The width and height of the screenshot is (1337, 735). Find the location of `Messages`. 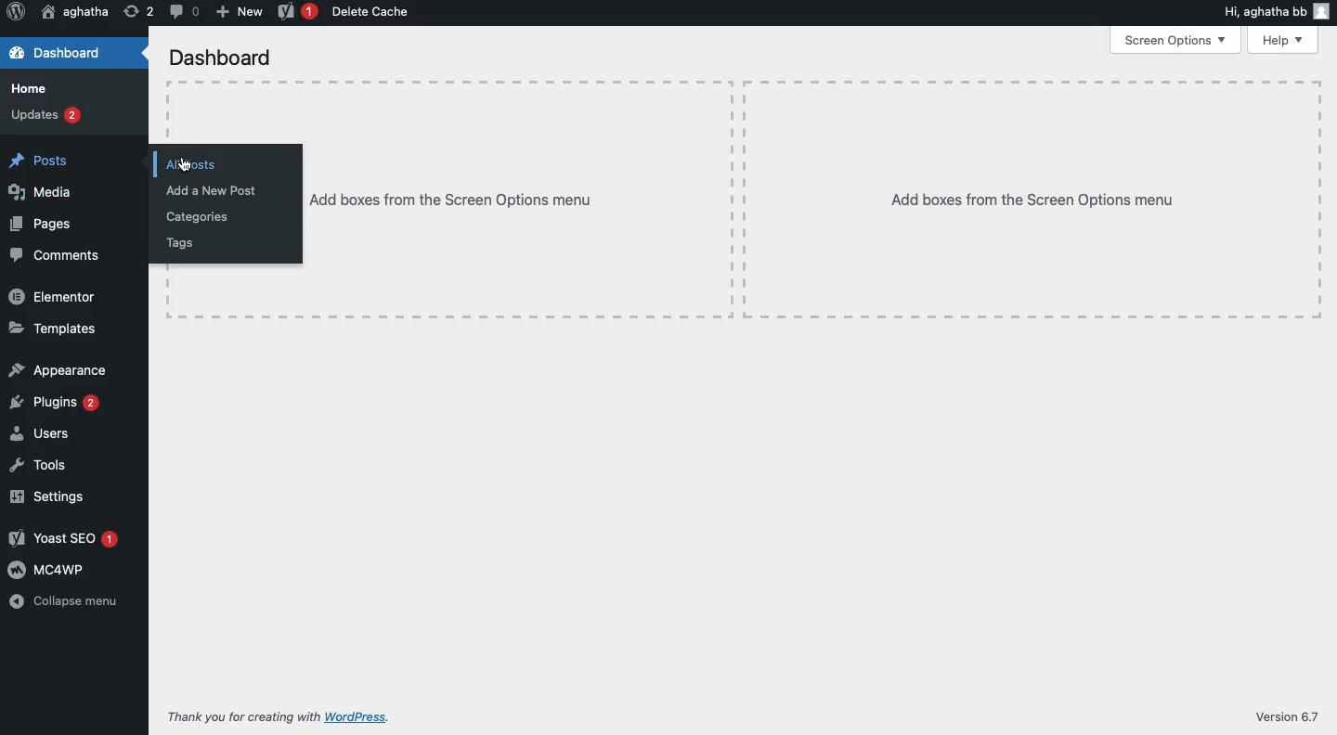

Messages is located at coordinates (182, 11).